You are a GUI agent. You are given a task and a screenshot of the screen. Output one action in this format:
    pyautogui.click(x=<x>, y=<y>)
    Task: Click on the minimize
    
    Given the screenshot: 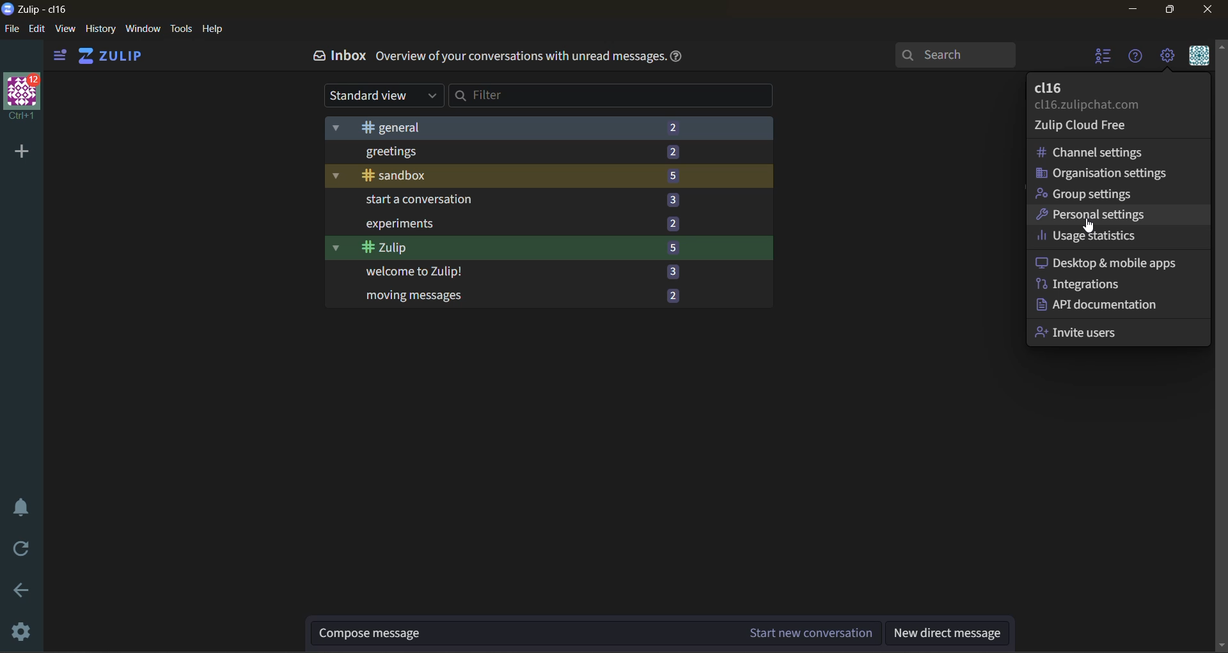 What is the action you would take?
    pyautogui.click(x=1131, y=10)
    